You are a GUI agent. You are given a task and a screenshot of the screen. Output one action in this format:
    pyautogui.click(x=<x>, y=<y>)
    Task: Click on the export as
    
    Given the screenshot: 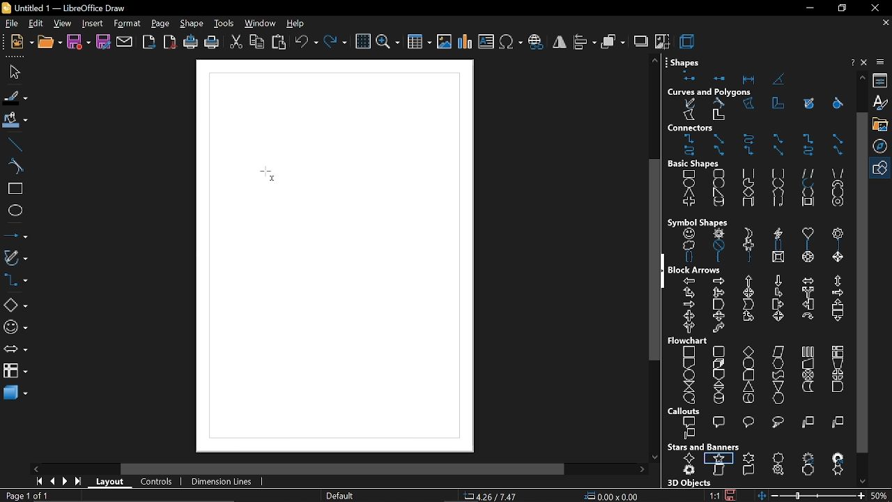 What is the action you would take?
    pyautogui.click(x=169, y=43)
    